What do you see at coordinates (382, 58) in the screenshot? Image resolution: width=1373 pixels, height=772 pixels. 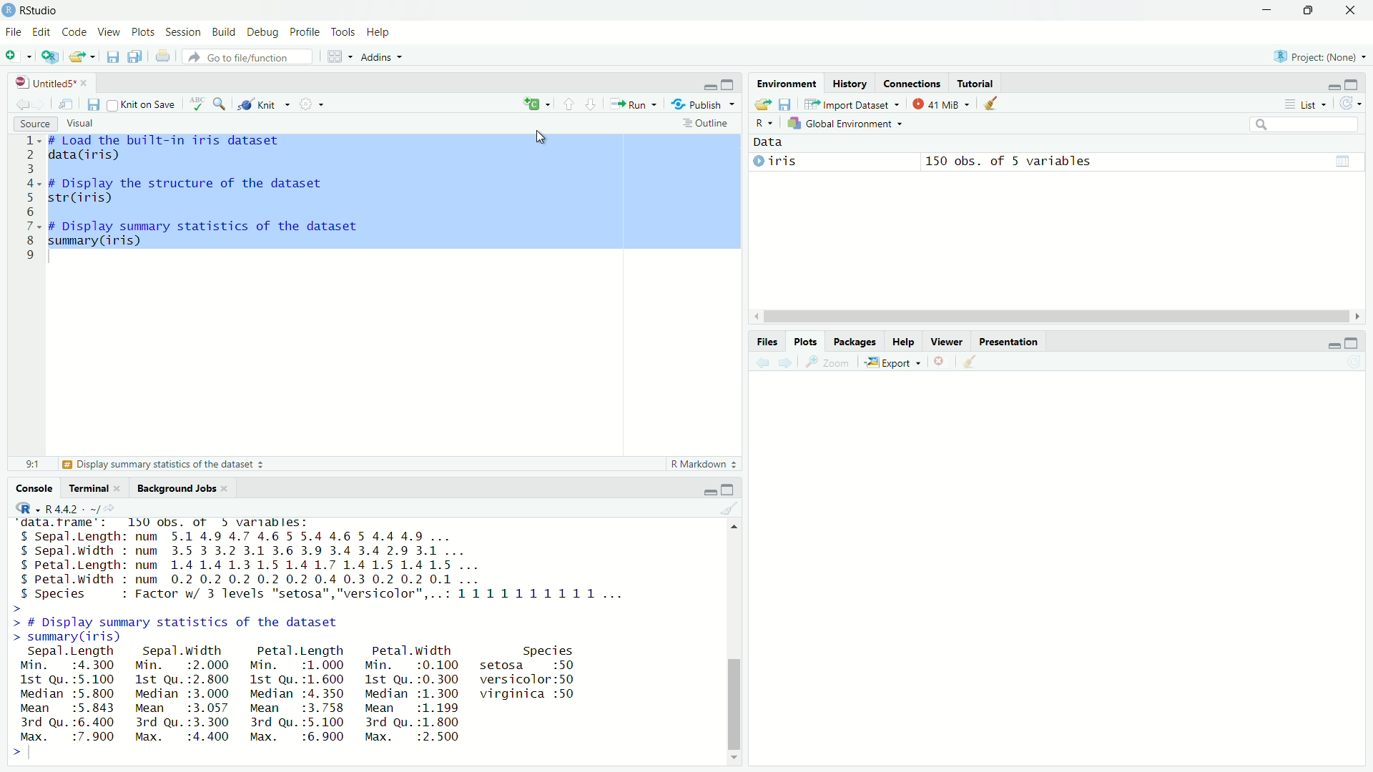 I see `Addins` at bounding box center [382, 58].